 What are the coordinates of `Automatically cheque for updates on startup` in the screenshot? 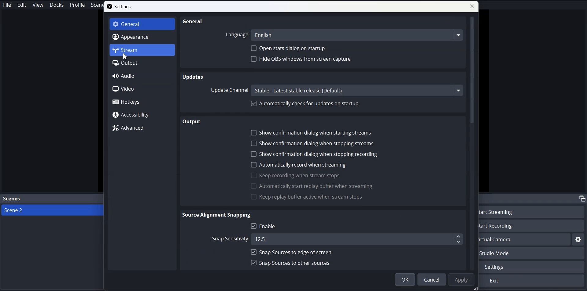 It's located at (307, 103).